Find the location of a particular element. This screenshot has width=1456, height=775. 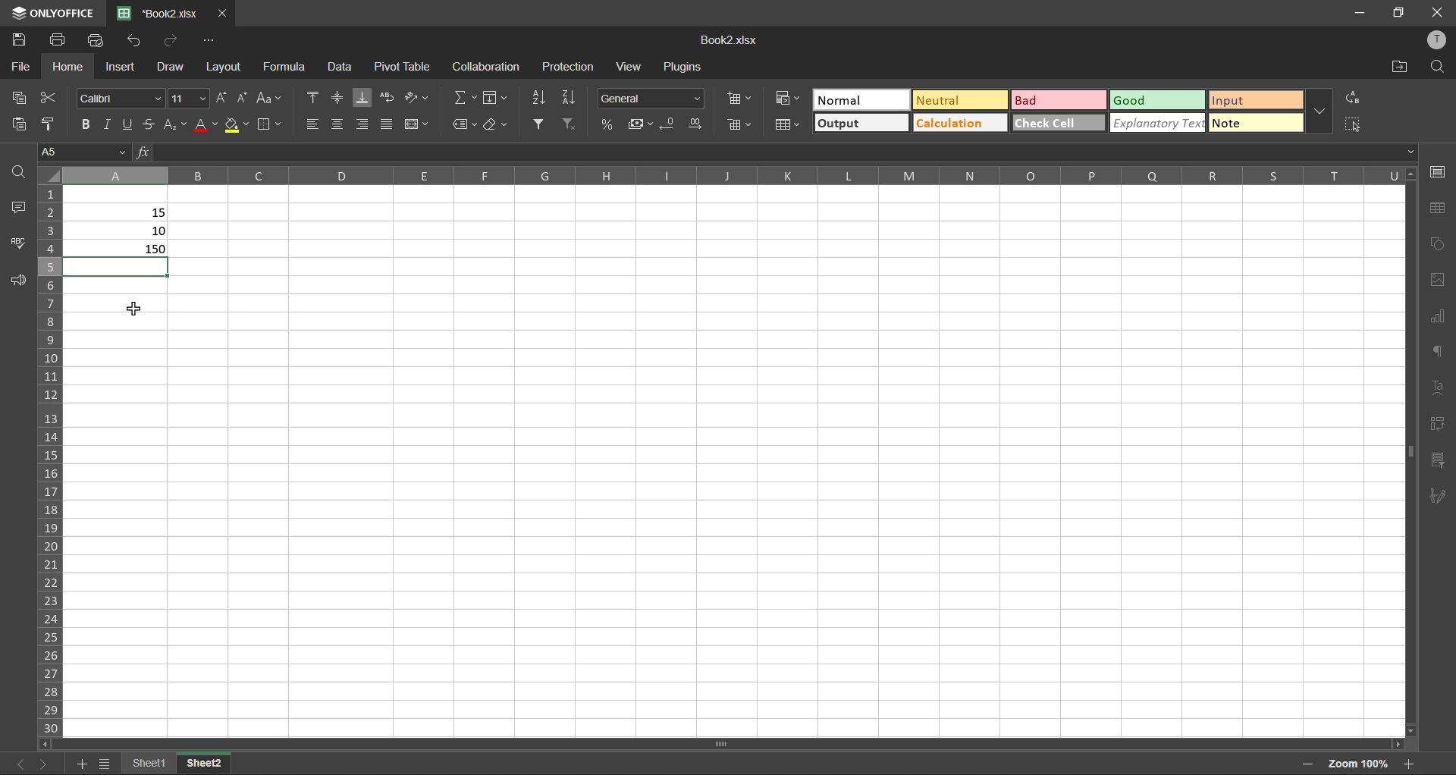

sub/superscript is located at coordinates (177, 123).